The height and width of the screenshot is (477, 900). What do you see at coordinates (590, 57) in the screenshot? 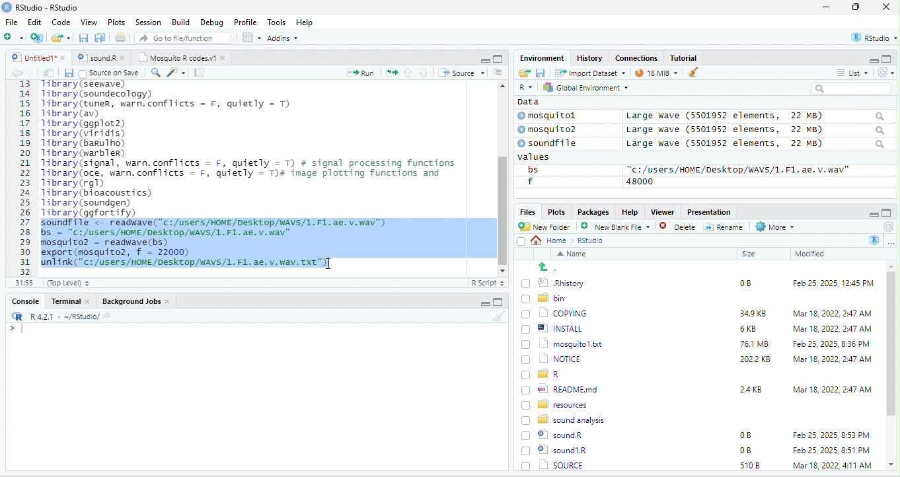
I see `History` at bounding box center [590, 57].